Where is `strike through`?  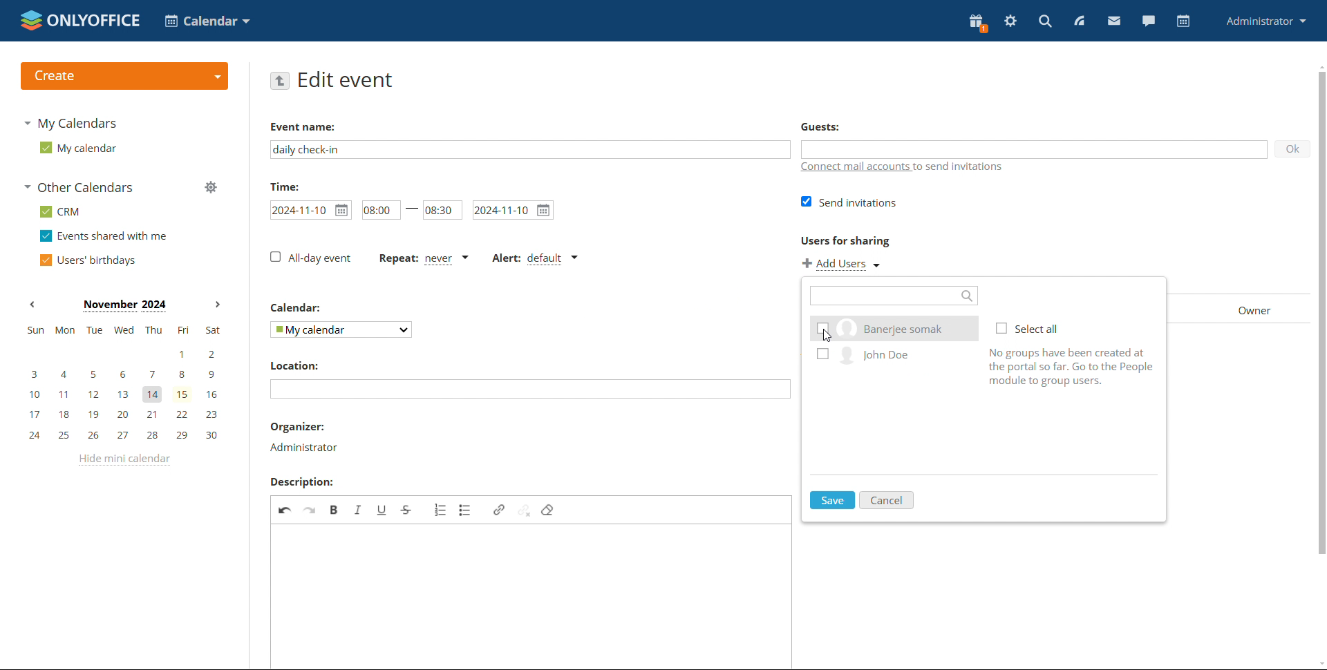
strike through is located at coordinates (407, 509).